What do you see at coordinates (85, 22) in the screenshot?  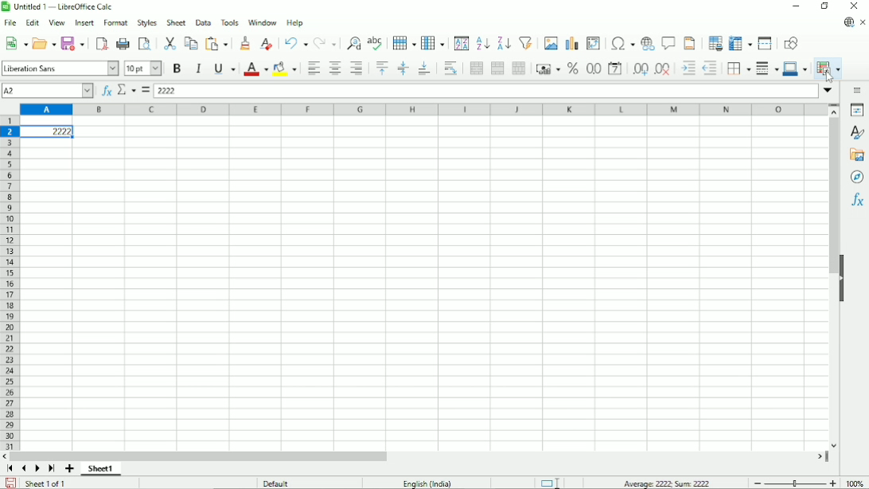 I see `Insert` at bounding box center [85, 22].